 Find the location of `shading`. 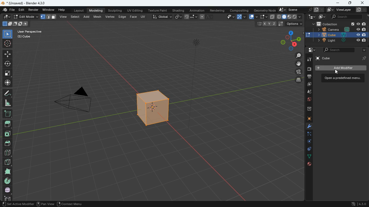

shading is located at coordinates (179, 10).